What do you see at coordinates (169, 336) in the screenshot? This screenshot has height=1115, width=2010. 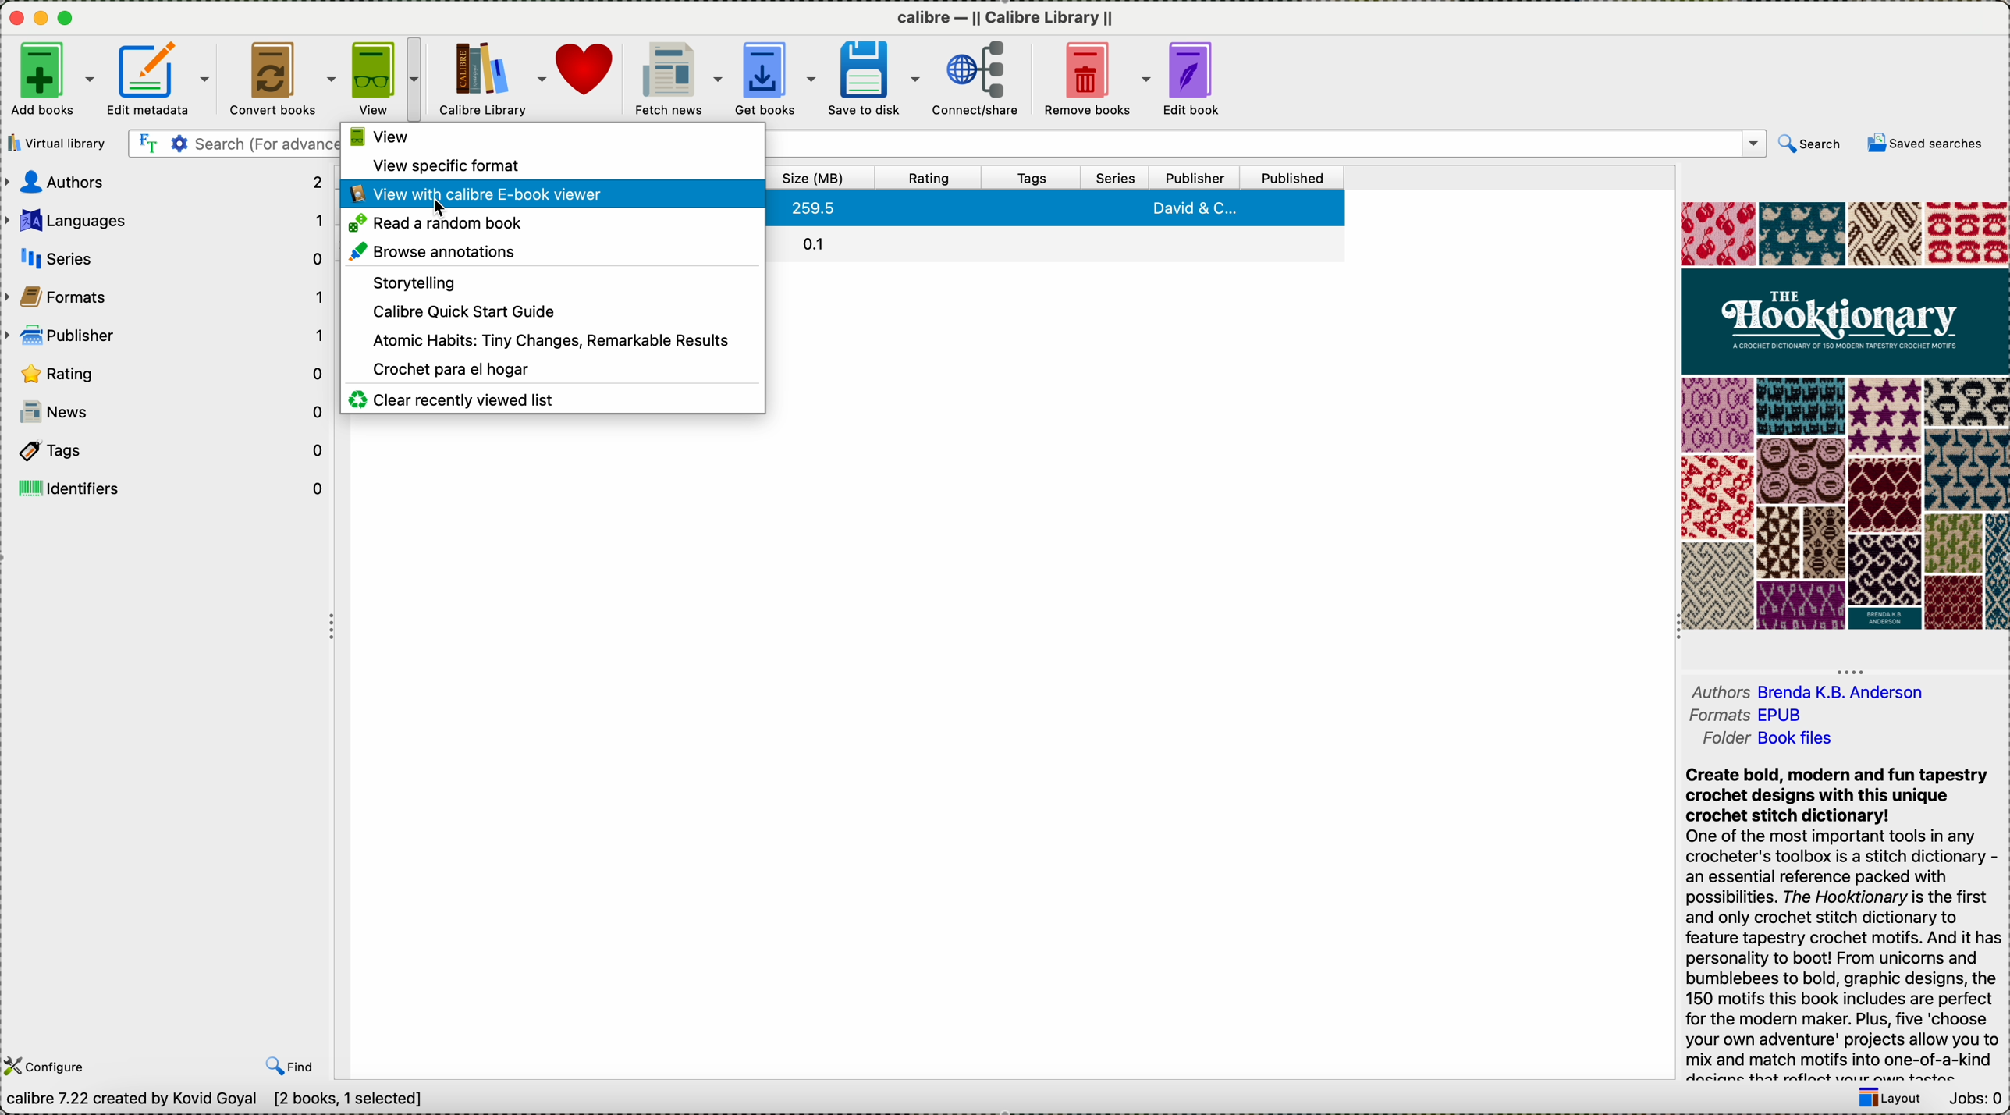 I see `publisher` at bounding box center [169, 336].